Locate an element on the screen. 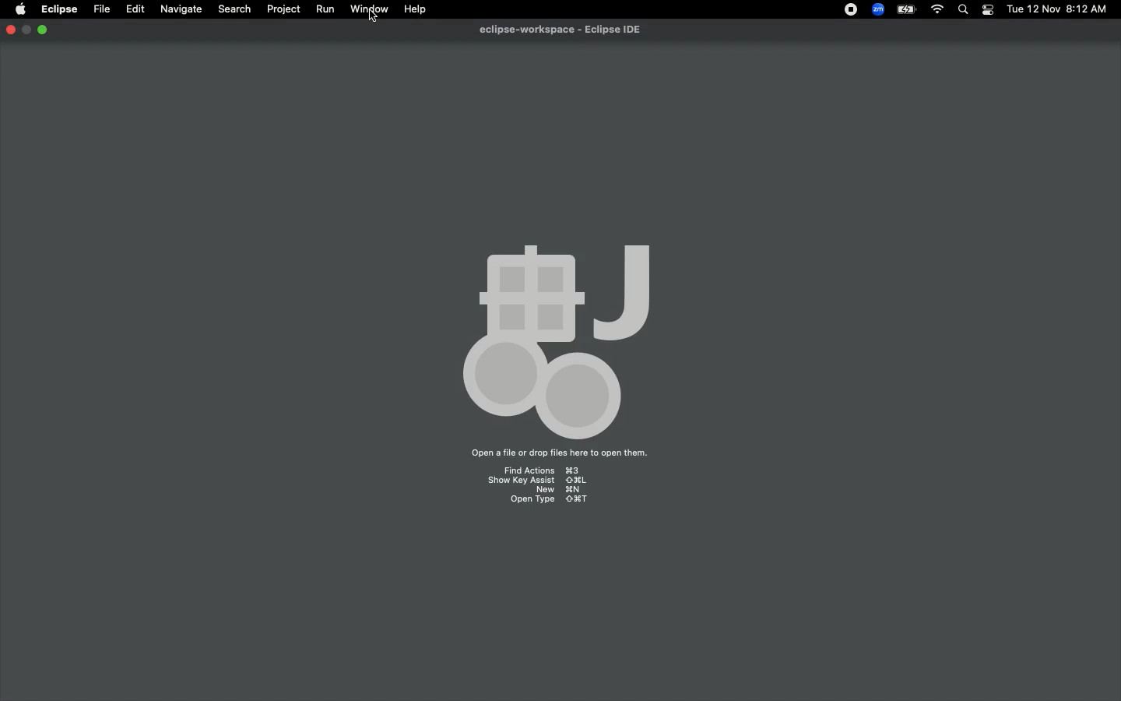 This screenshot has height=701, width=1121. Charge is located at coordinates (903, 11).